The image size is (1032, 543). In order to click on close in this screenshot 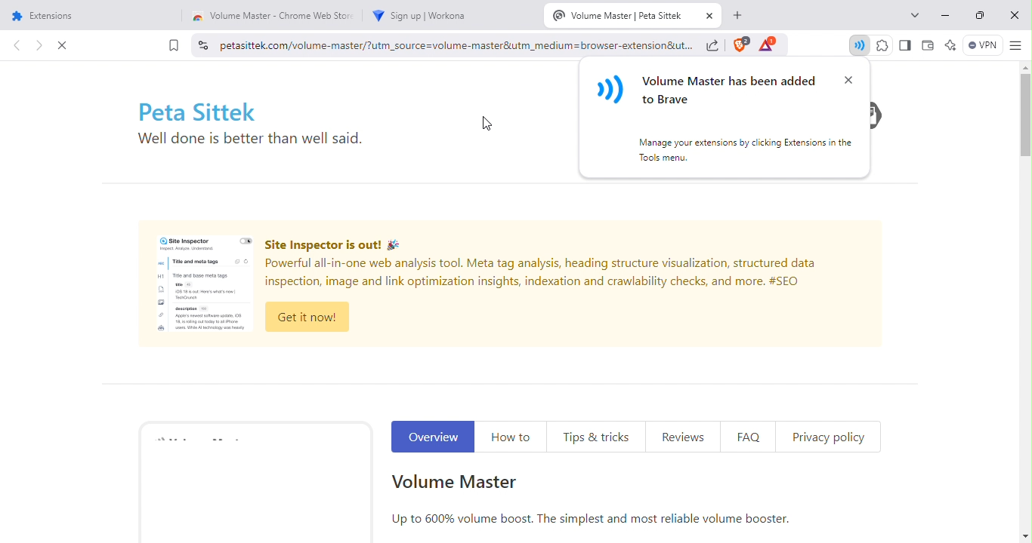, I will do `click(61, 43)`.